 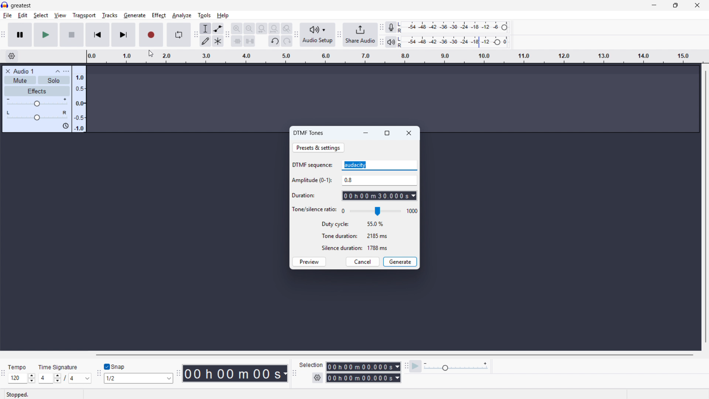 What do you see at coordinates (60, 15) in the screenshot?
I see `view` at bounding box center [60, 15].